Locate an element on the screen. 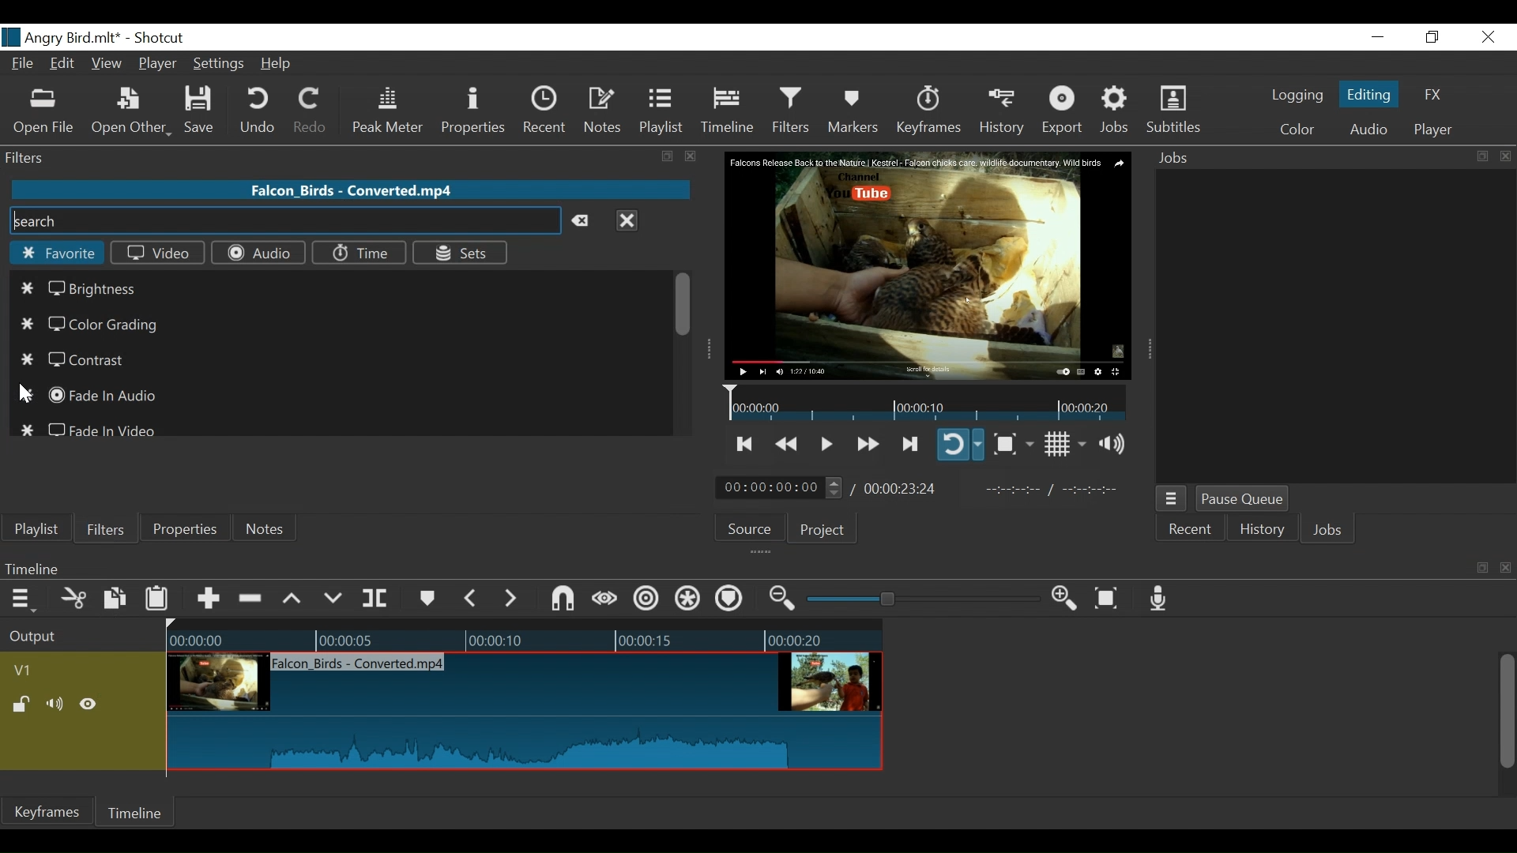  Vertical Scroll bar is located at coordinates (1505, 713).